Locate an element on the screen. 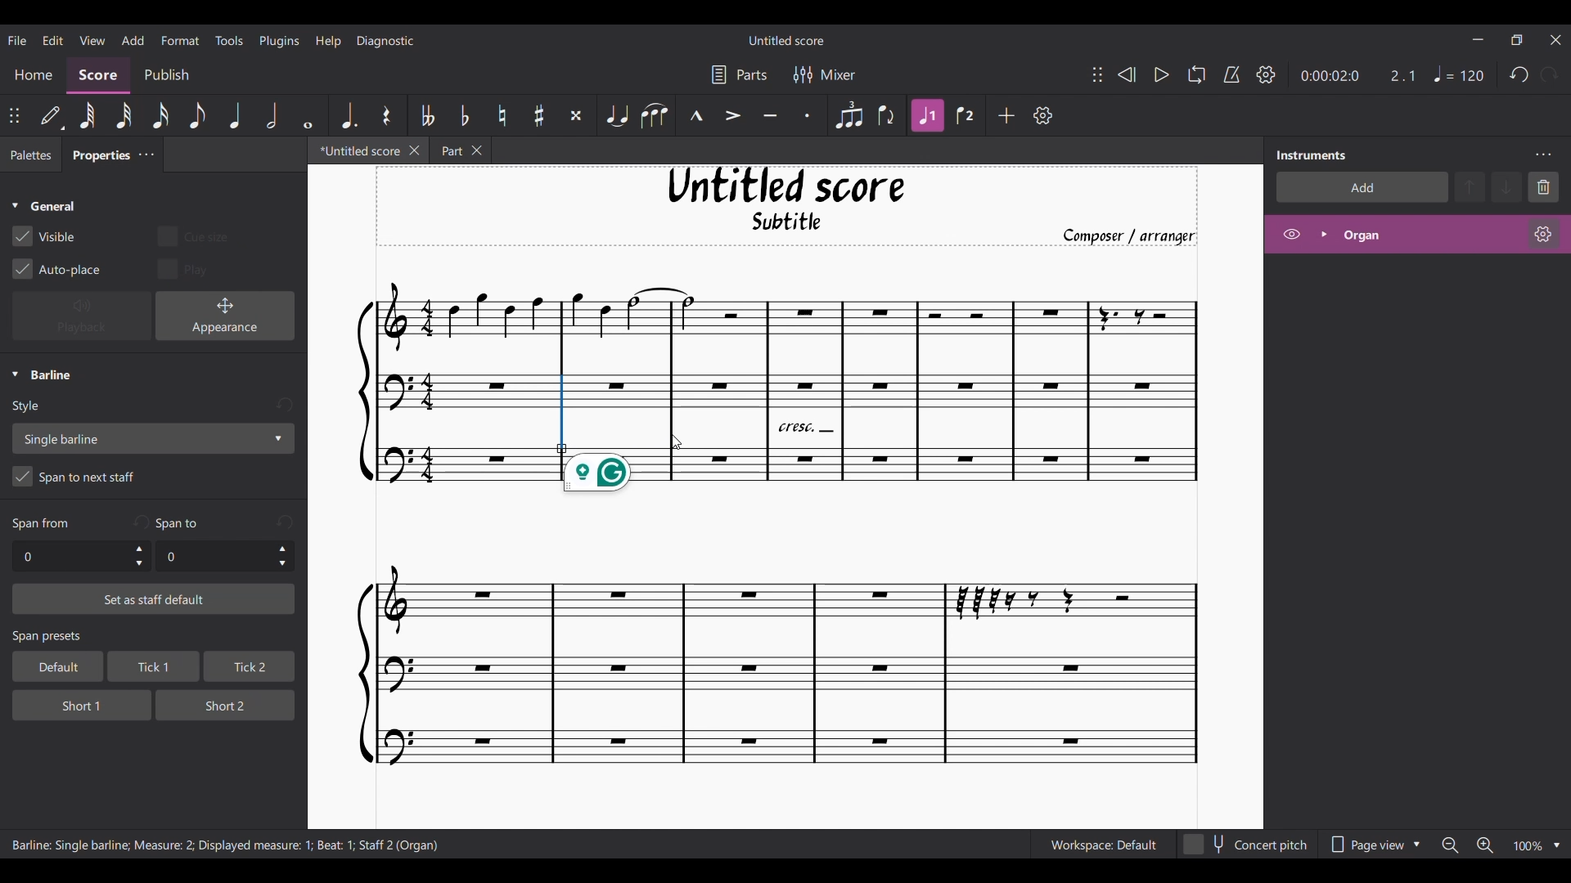  Parts settings is located at coordinates (740, 74).